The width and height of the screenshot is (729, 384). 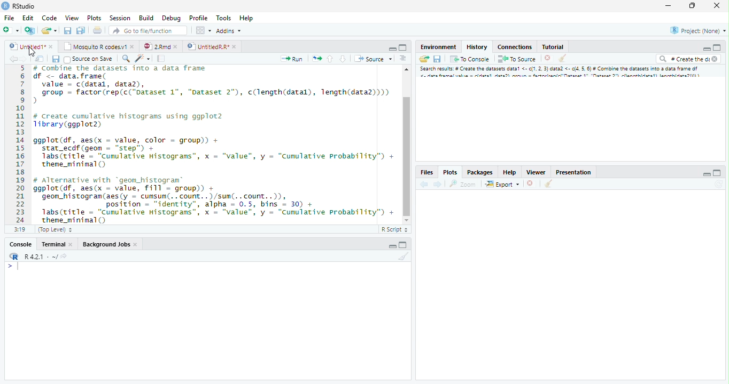 What do you see at coordinates (462, 185) in the screenshot?
I see `Zoom` at bounding box center [462, 185].